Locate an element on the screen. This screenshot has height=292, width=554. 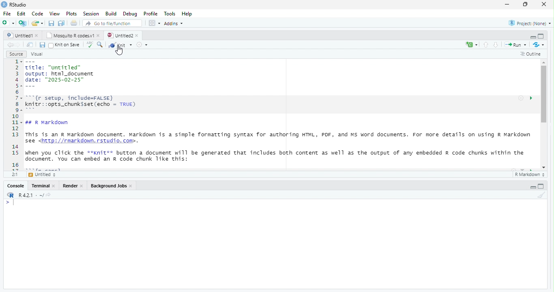
R Markdown is located at coordinates (530, 175).